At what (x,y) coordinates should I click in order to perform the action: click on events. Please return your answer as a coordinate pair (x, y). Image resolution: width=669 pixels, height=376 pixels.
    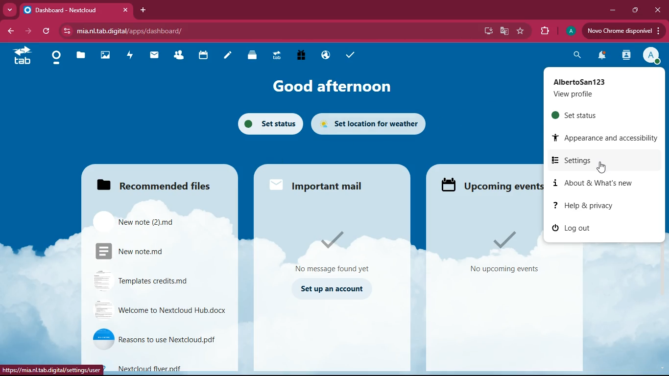
    Looking at the image, I should click on (497, 253).